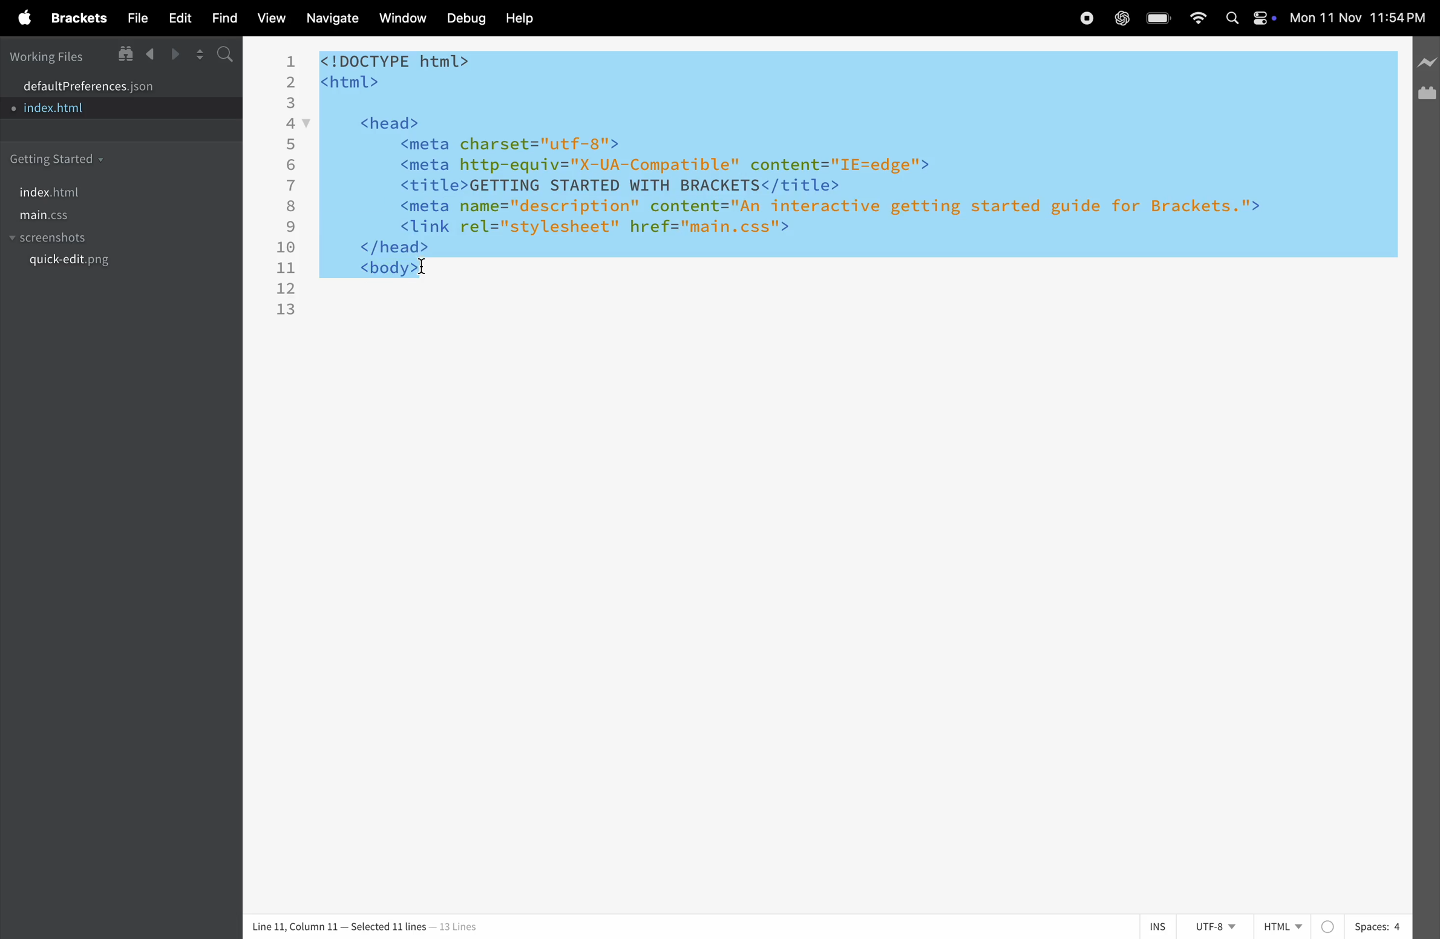 This screenshot has height=939, width=1440. Describe the element at coordinates (361, 924) in the screenshot. I see `column and lines` at that location.